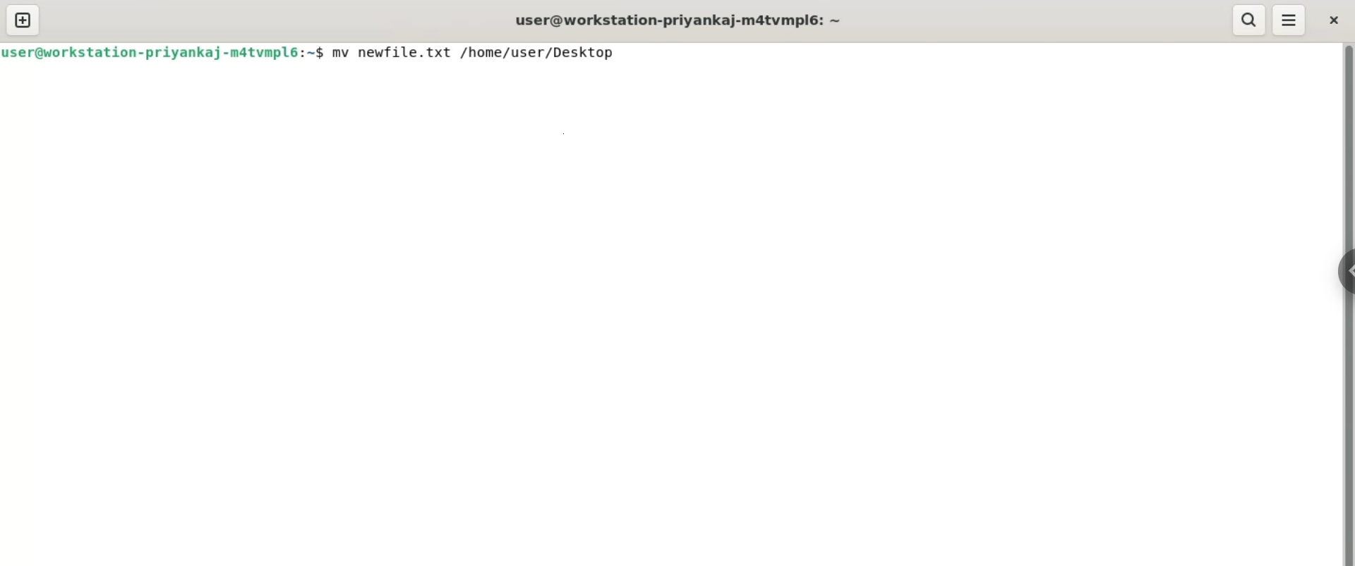  What do you see at coordinates (1245, 20) in the screenshot?
I see `search` at bounding box center [1245, 20].